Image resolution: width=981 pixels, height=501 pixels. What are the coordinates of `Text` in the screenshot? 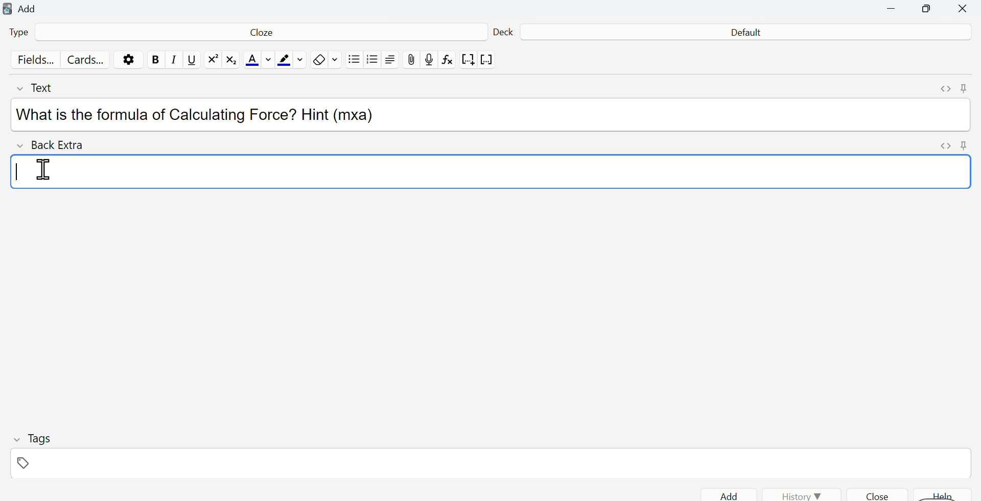 It's located at (45, 88).